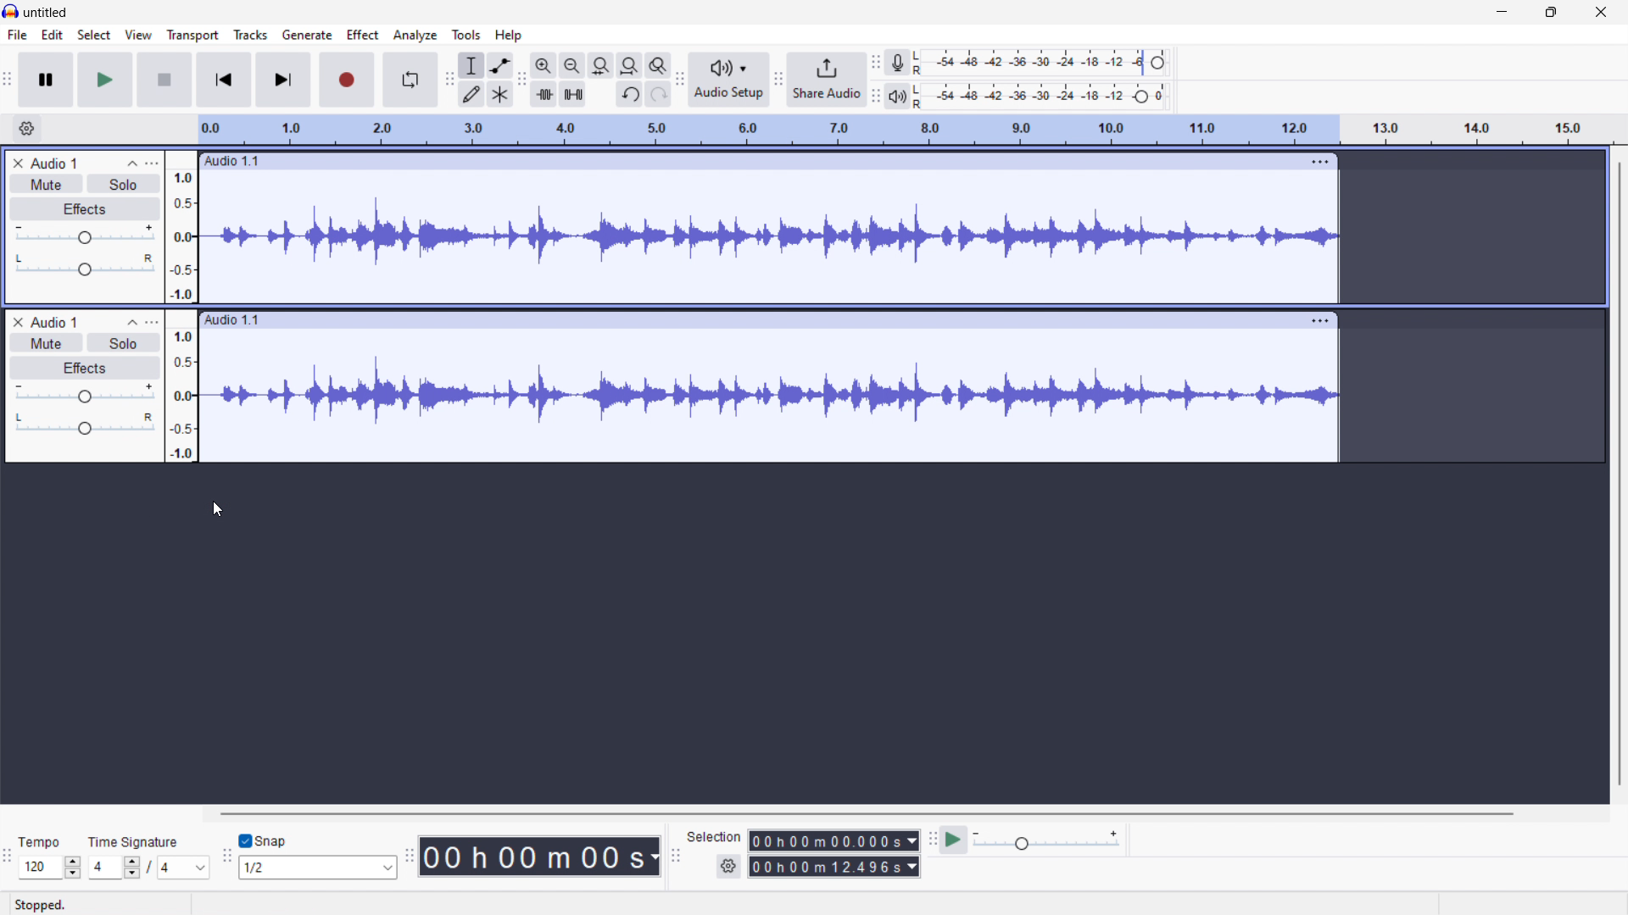  I want to click on select, so click(94, 35).